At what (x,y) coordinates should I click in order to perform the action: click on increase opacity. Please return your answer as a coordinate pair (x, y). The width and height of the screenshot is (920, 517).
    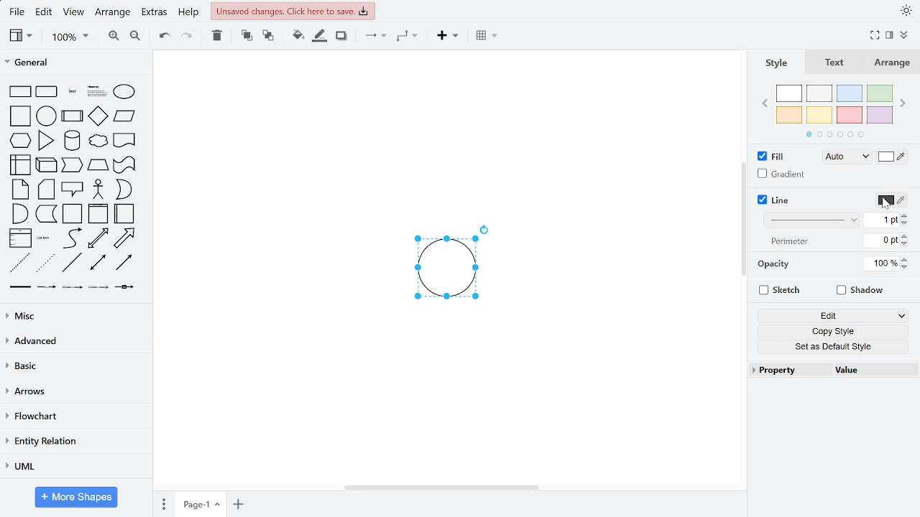
    Looking at the image, I should click on (906, 258).